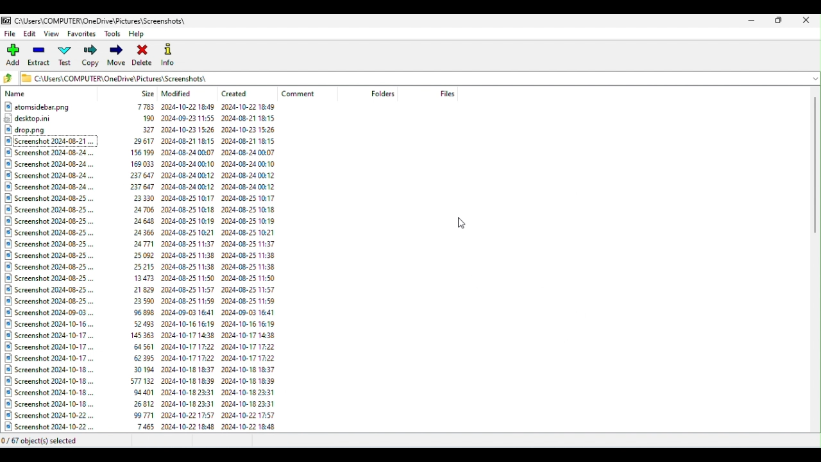 The width and height of the screenshot is (821, 462). I want to click on Scroll bar, so click(816, 261).